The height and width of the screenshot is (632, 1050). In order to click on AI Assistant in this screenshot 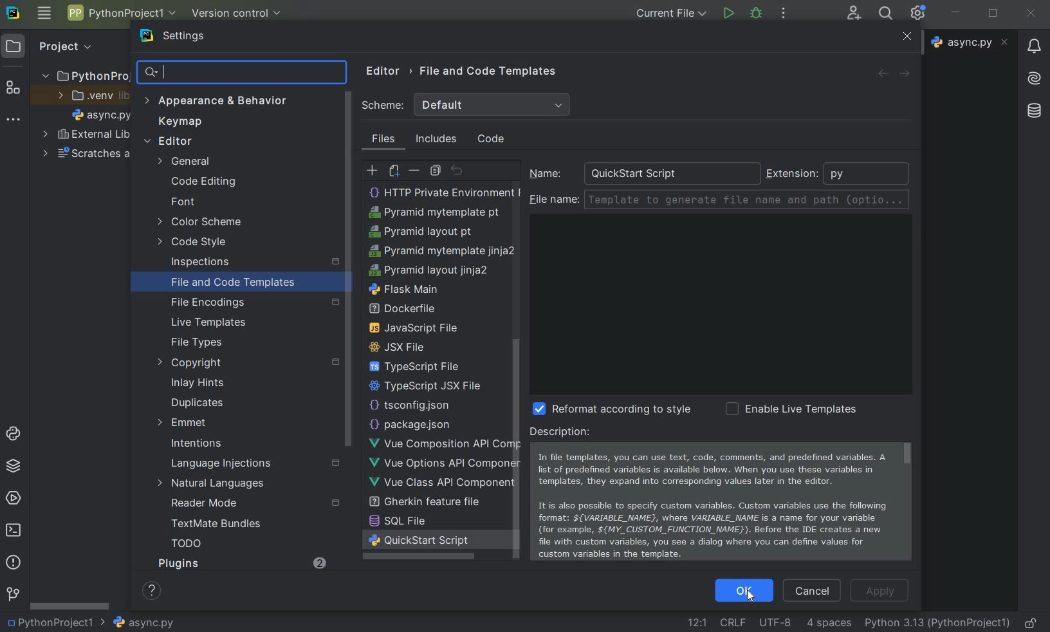, I will do `click(1031, 76)`.